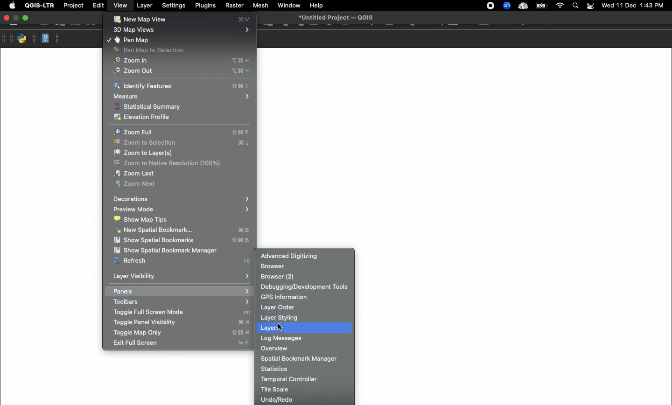  I want to click on 1:43 PM, so click(653, 5).